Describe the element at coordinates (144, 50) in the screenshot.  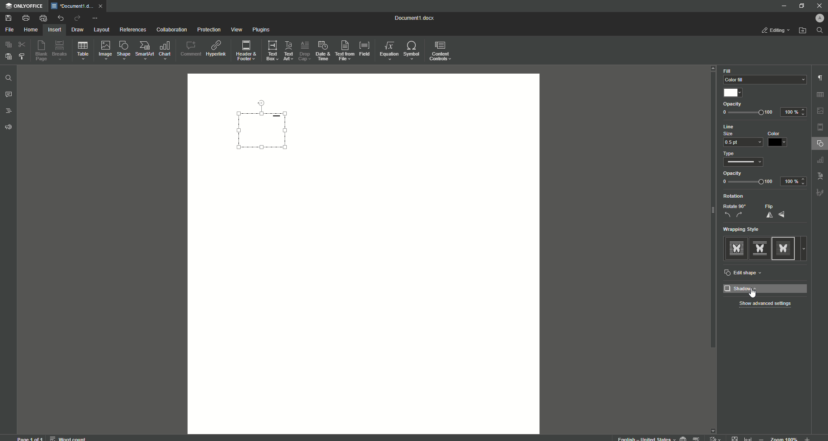
I see `SmartArt` at that location.